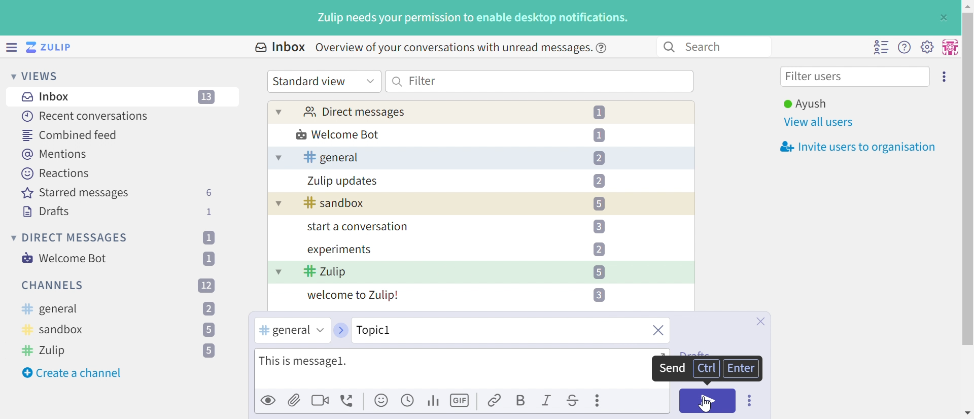  Describe the element at coordinates (10, 76) in the screenshot. I see `Drop Down` at that location.